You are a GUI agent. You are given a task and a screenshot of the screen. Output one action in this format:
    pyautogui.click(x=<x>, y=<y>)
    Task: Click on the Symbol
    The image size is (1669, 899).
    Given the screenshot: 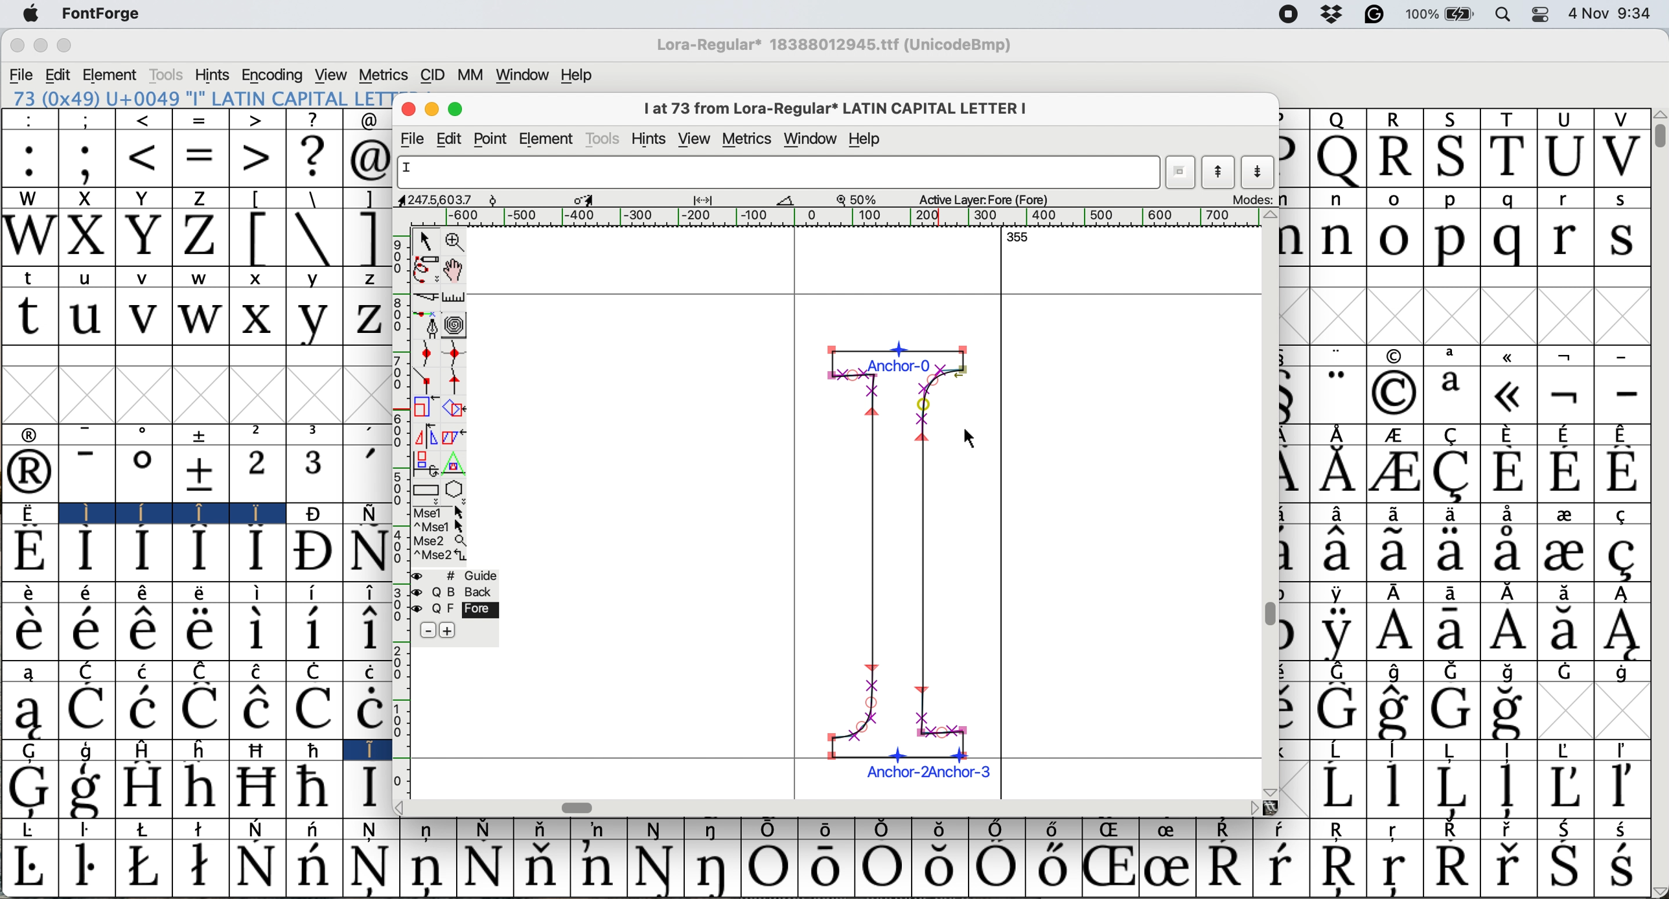 What is the action you would take?
    pyautogui.click(x=1511, y=593)
    